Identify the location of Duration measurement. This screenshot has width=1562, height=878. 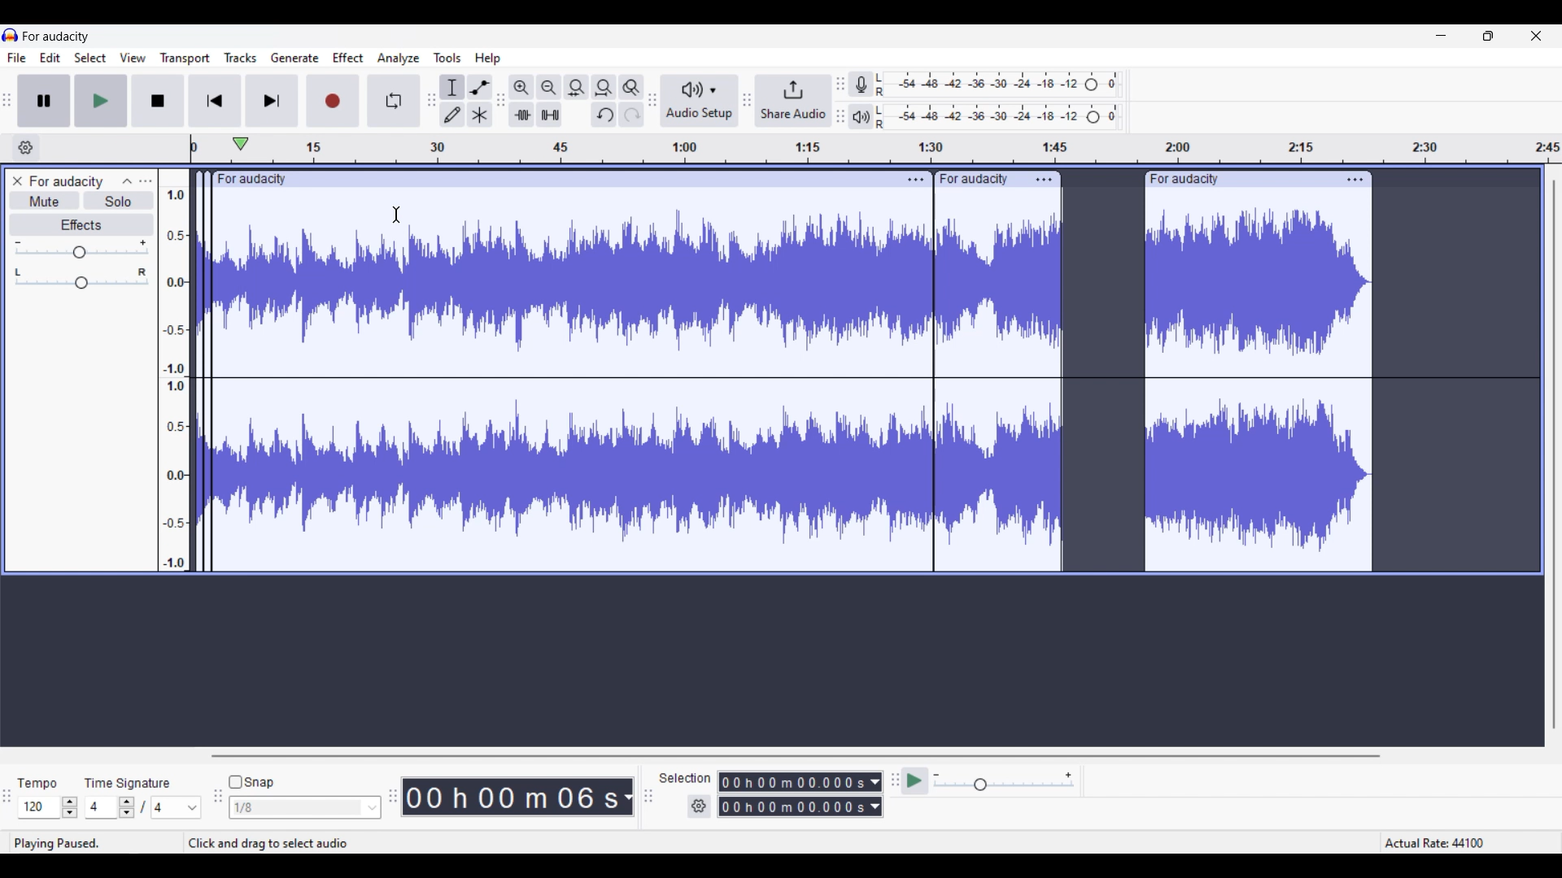
(628, 797).